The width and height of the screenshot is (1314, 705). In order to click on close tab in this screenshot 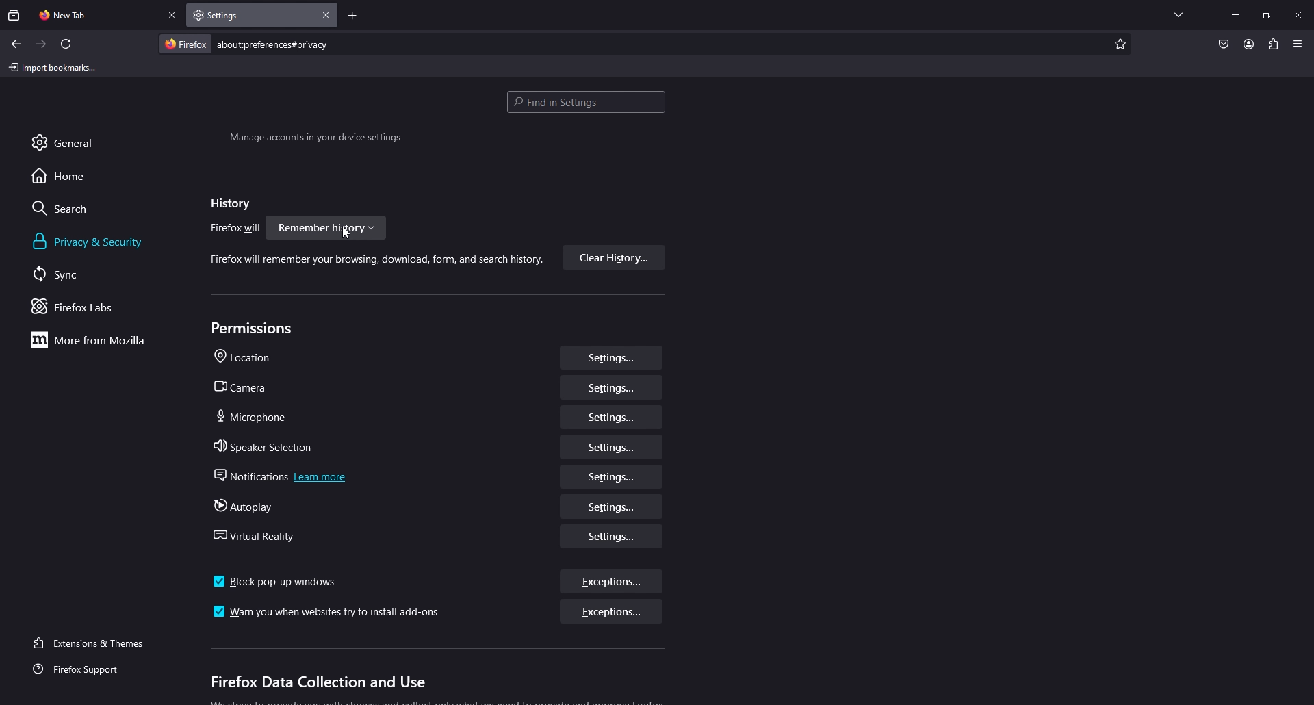, I will do `click(173, 16)`.